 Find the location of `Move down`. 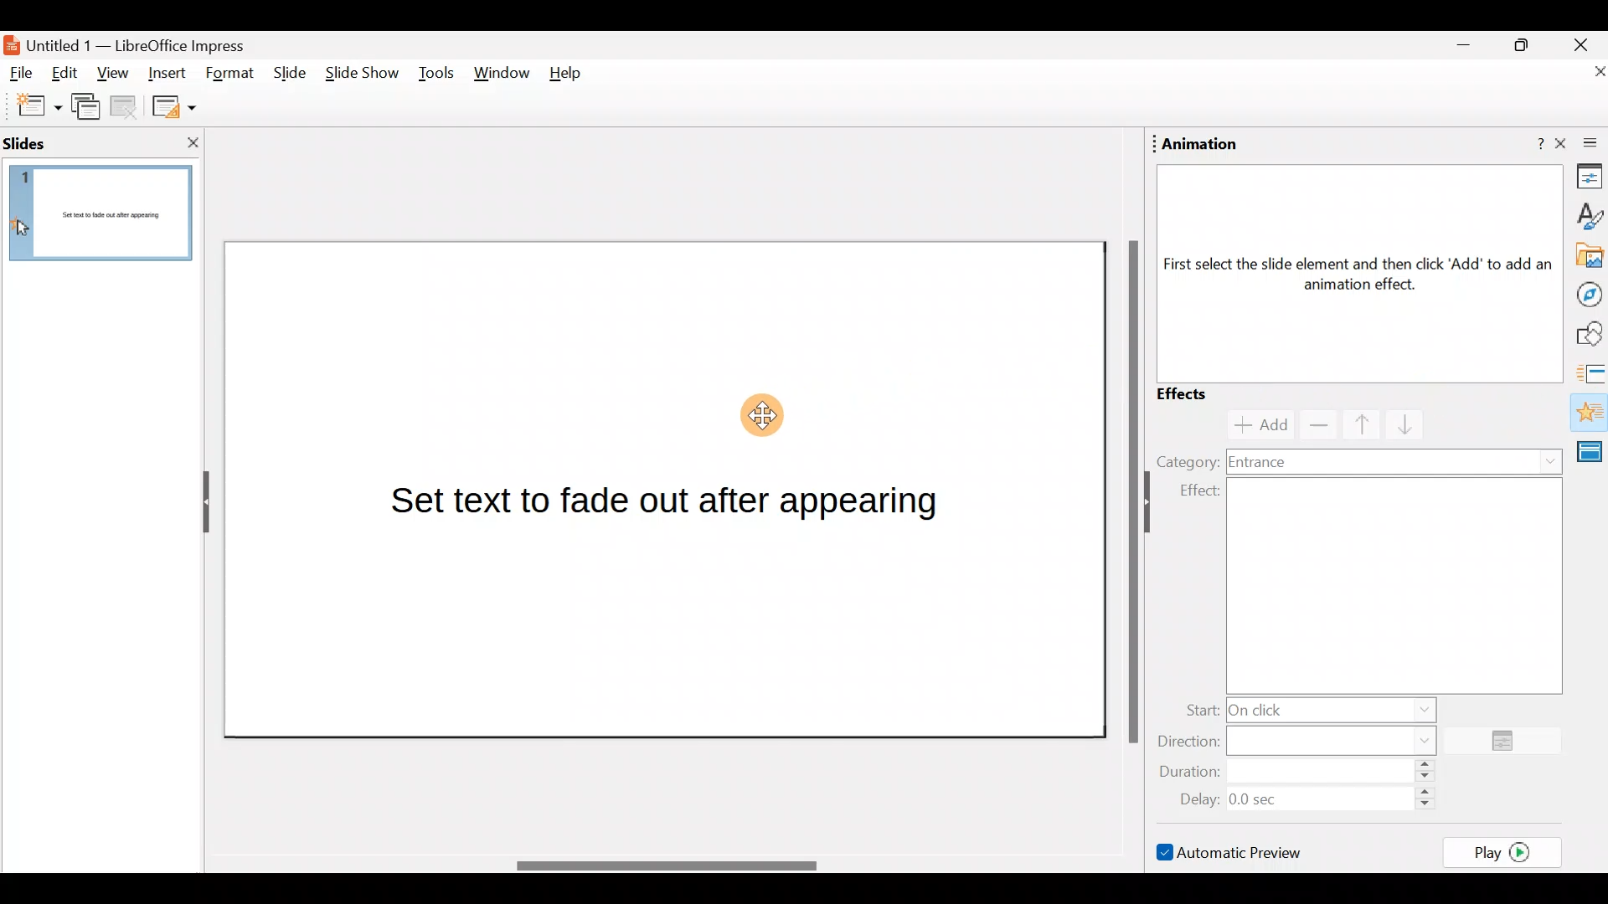

Move down is located at coordinates (1398, 425).